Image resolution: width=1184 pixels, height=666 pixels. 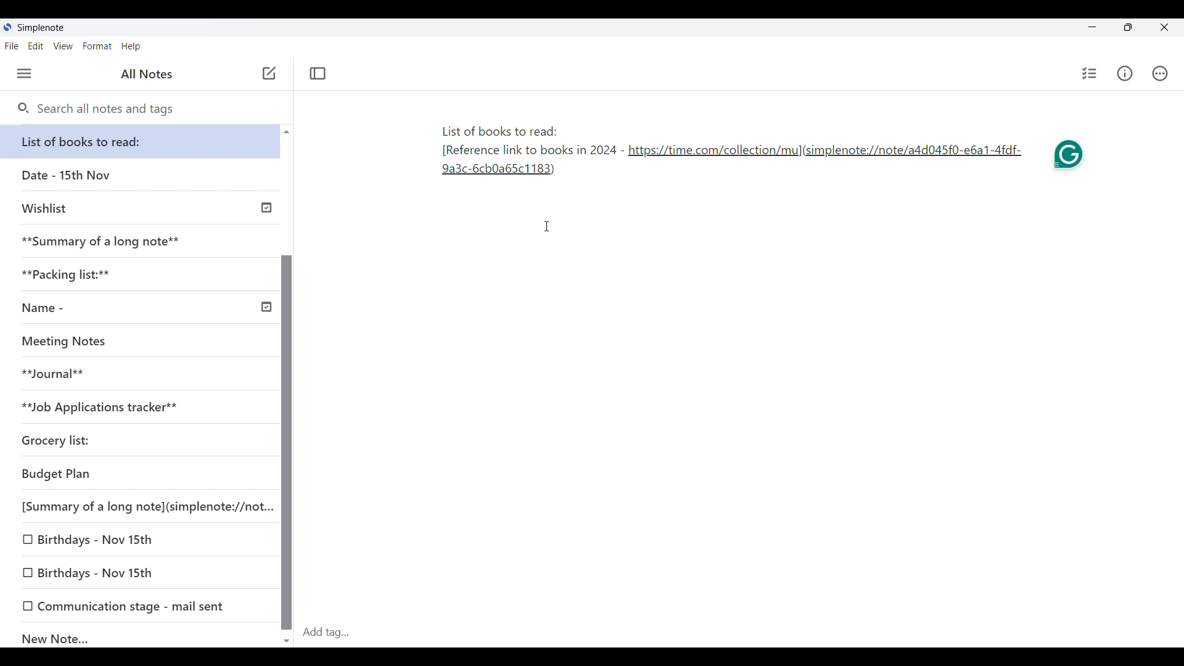 What do you see at coordinates (141, 274) in the screenshot?
I see `**Packing list:**` at bounding box center [141, 274].